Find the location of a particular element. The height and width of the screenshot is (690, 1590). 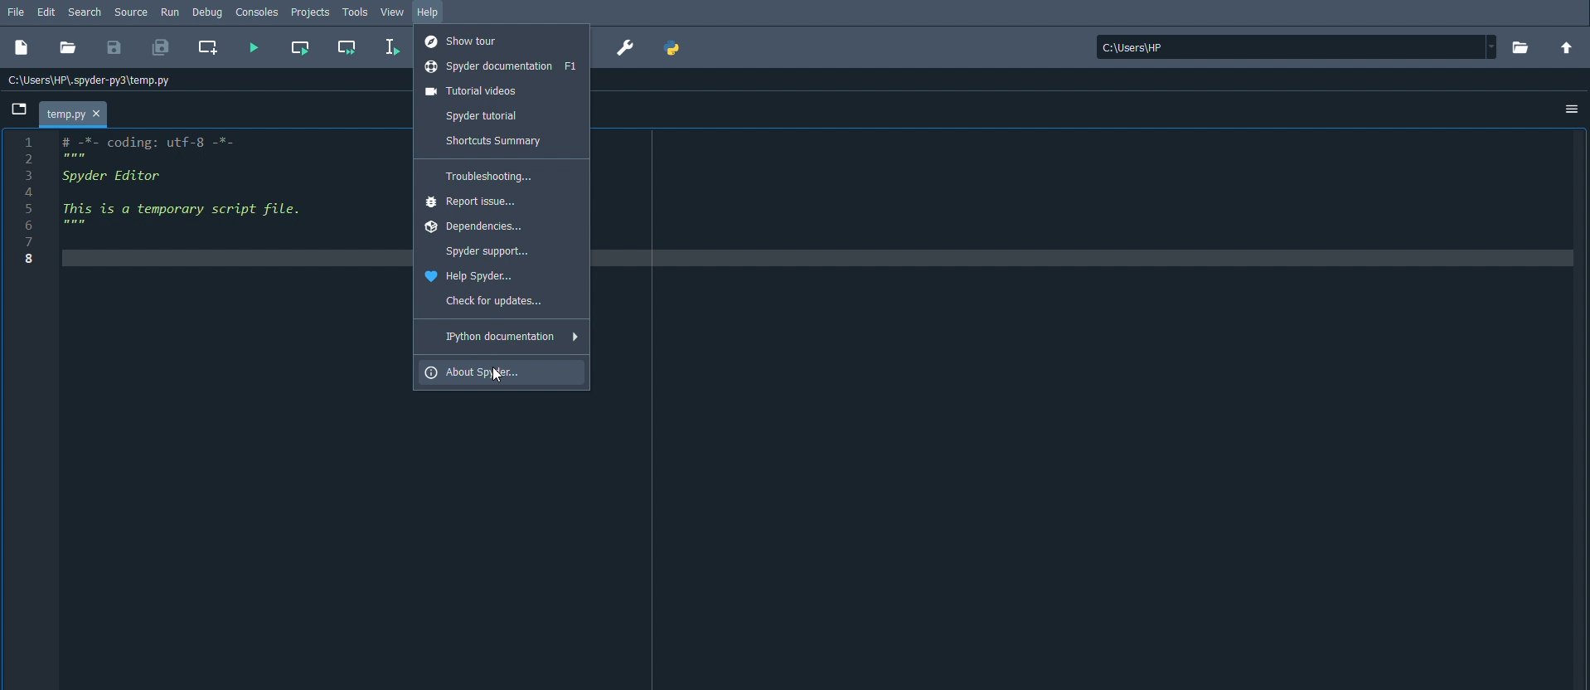

Shortcuts Summary is located at coordinates (491, 139).